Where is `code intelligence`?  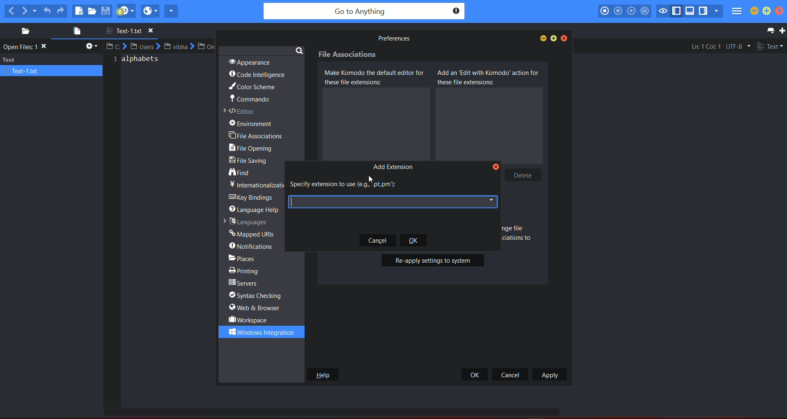 code intelligence is located at coordinates (257, 75).